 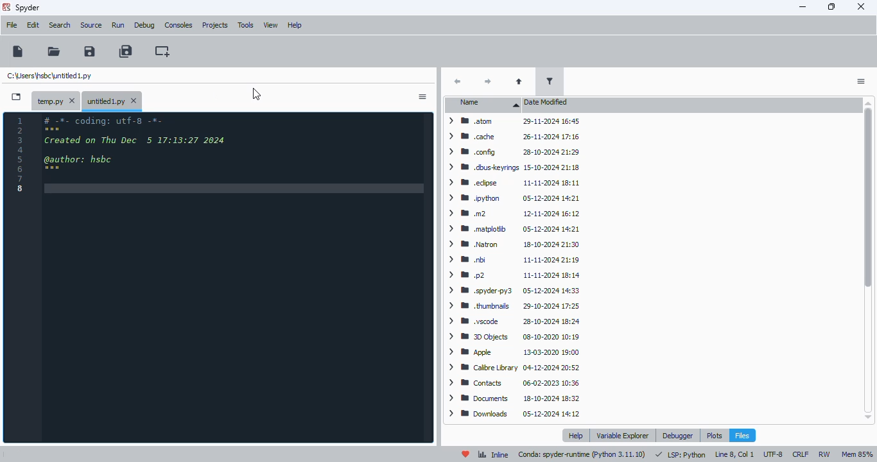 What do you see at coordinates (485, 105) in the screenshot?
I see `name` at bounding box center [485, 105].